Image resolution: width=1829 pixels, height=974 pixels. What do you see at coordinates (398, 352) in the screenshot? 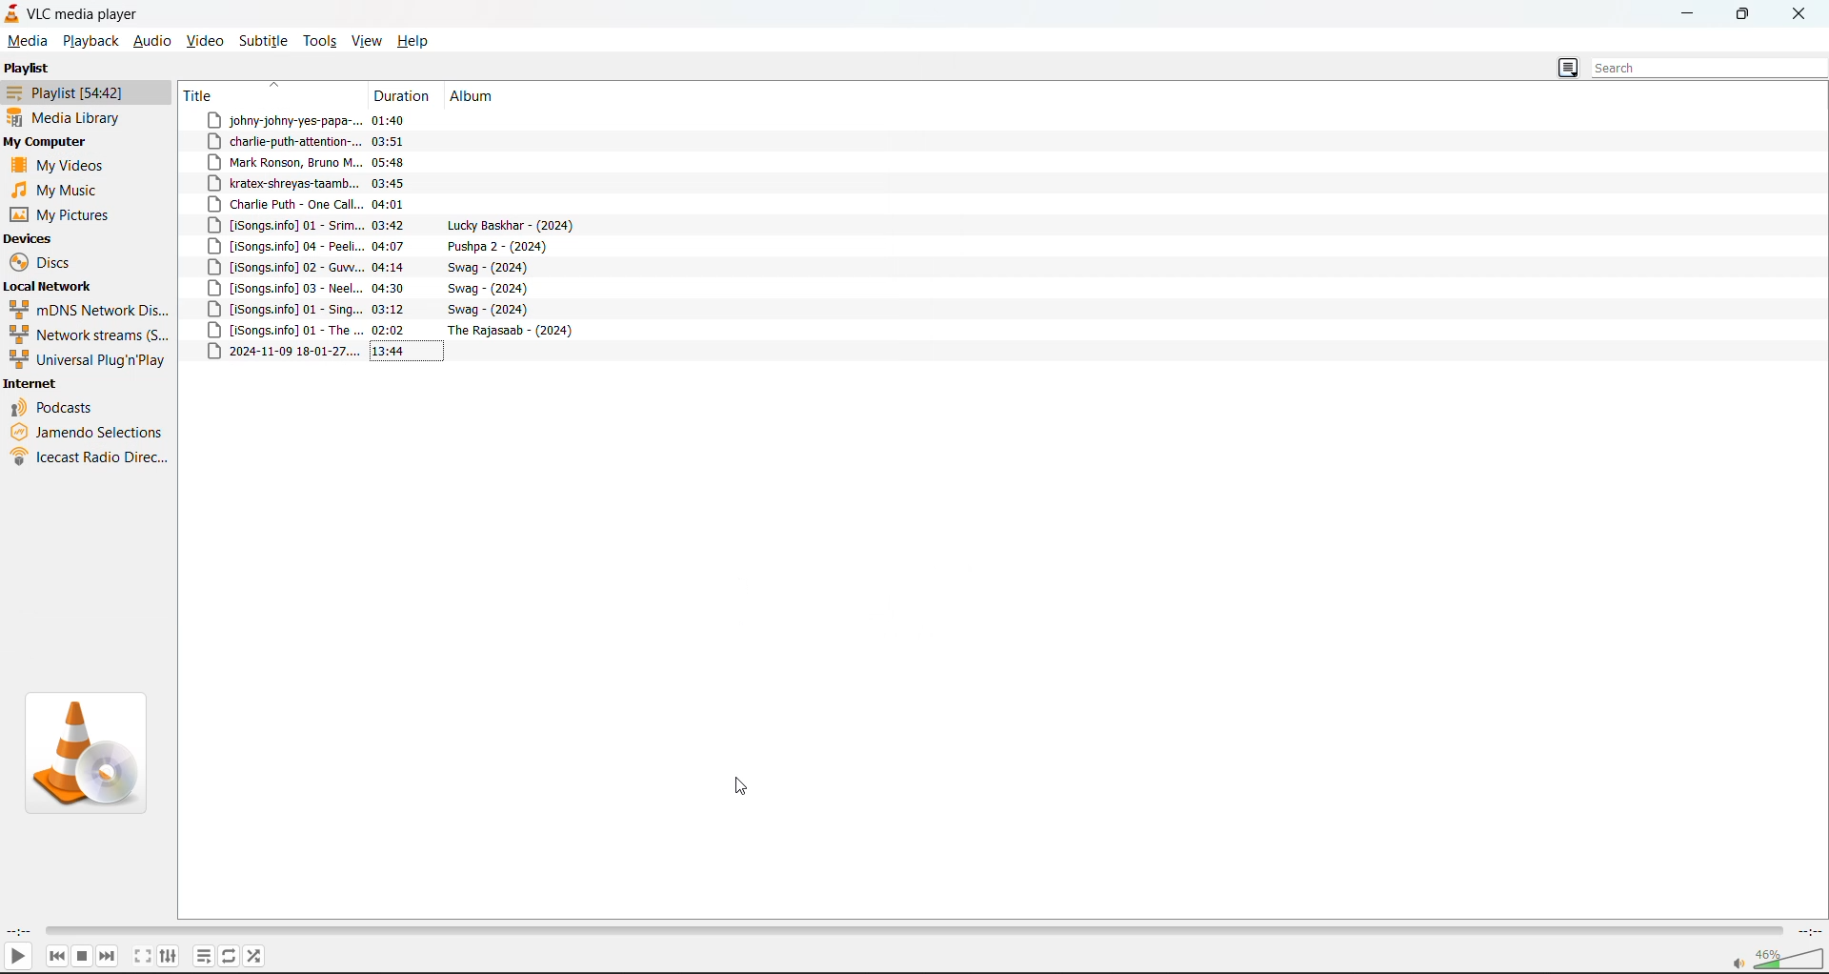
I see `track 12 title, duration and album details` at bounding box center [398, 352].